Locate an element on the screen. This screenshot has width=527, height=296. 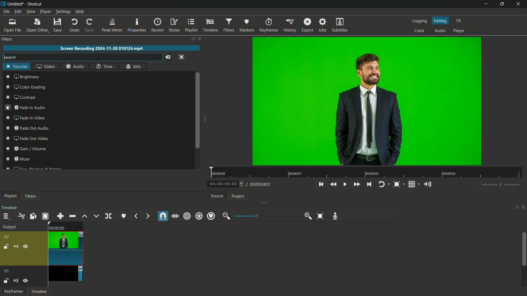
scrub while dragging is located at coordinates (175, 216).